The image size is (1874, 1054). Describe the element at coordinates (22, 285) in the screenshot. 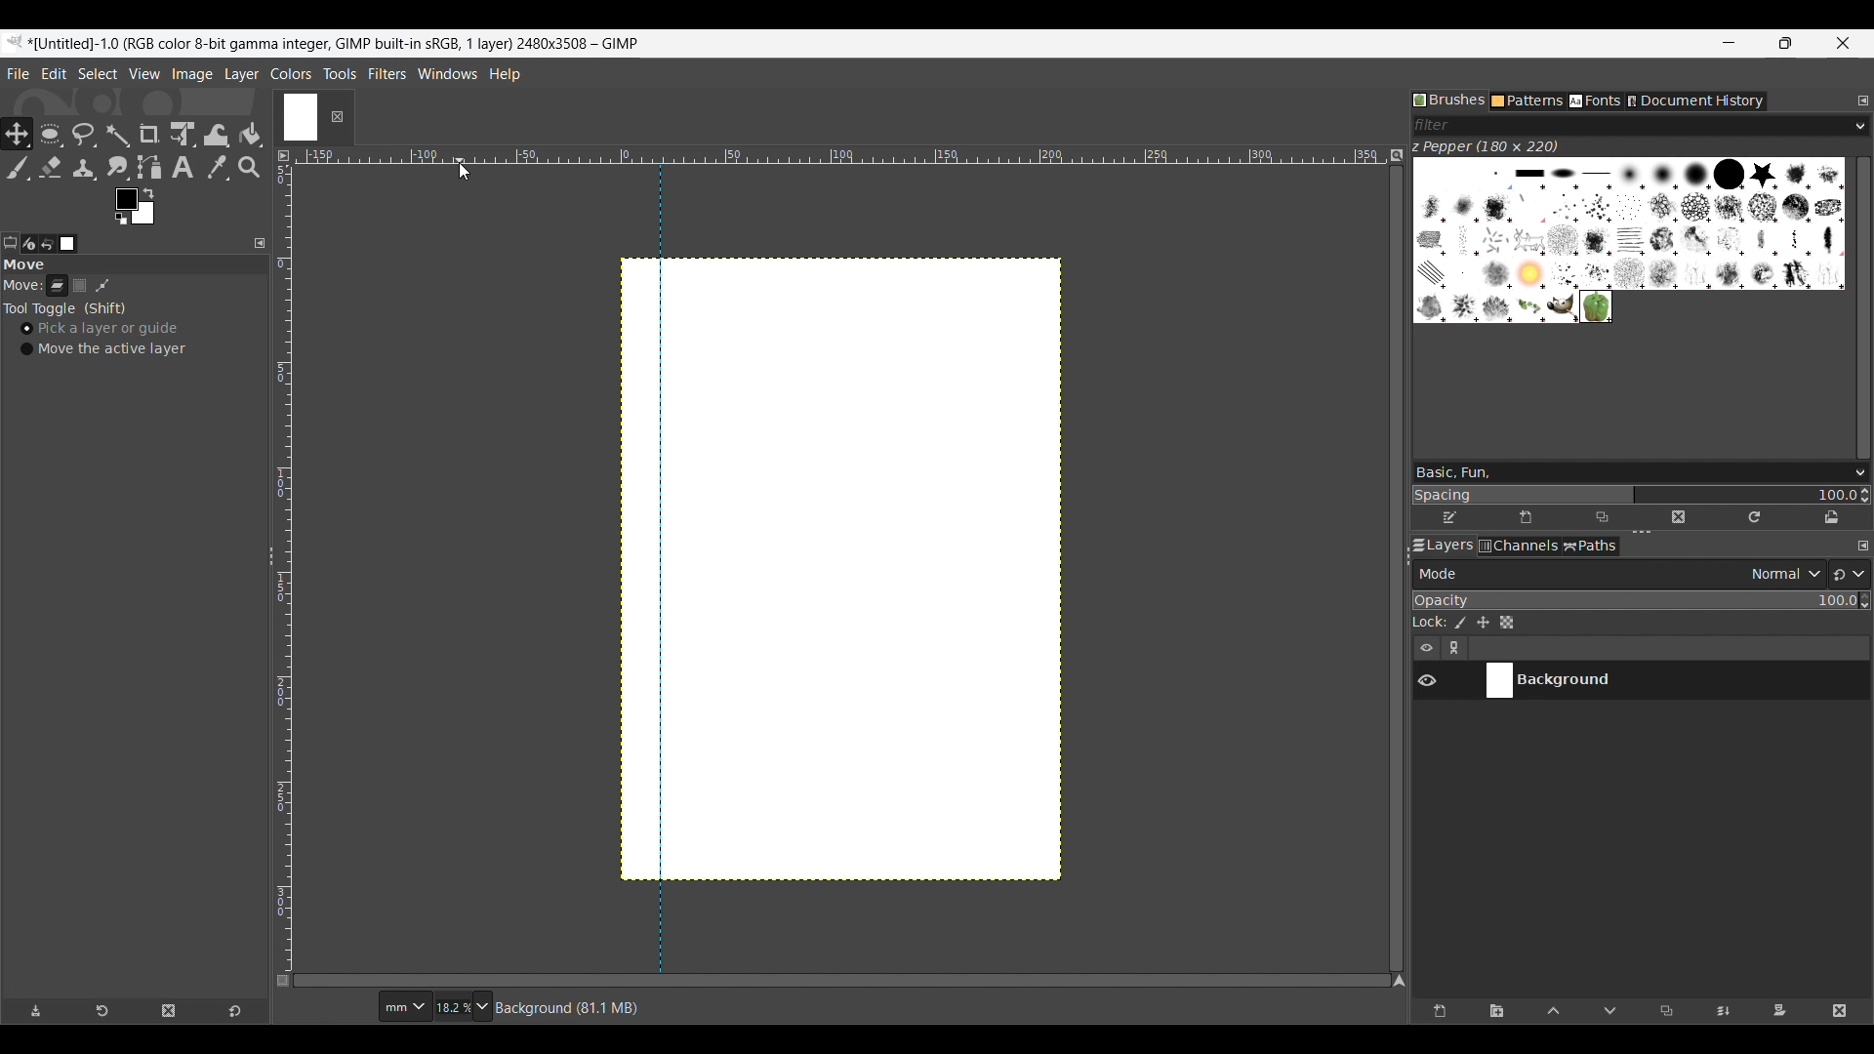

I see `Indicates move tools` at that location.